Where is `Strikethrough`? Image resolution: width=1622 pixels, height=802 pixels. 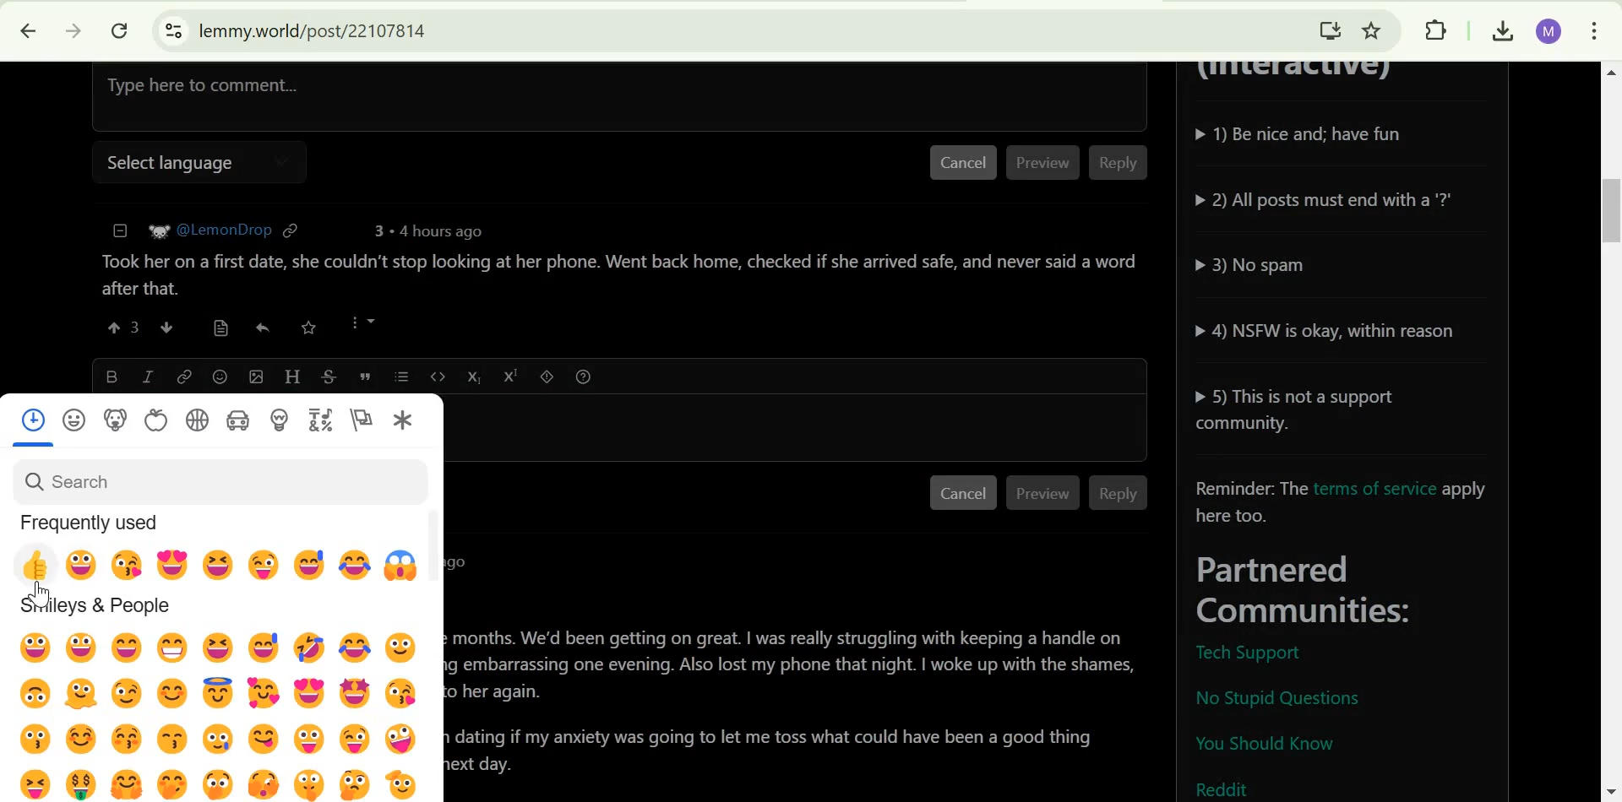
Strikethrough is located at coordinates (329, 374).